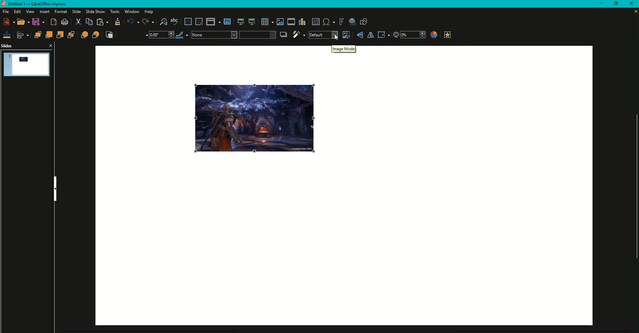  I want to click on Horizontal, so click(370, 35).